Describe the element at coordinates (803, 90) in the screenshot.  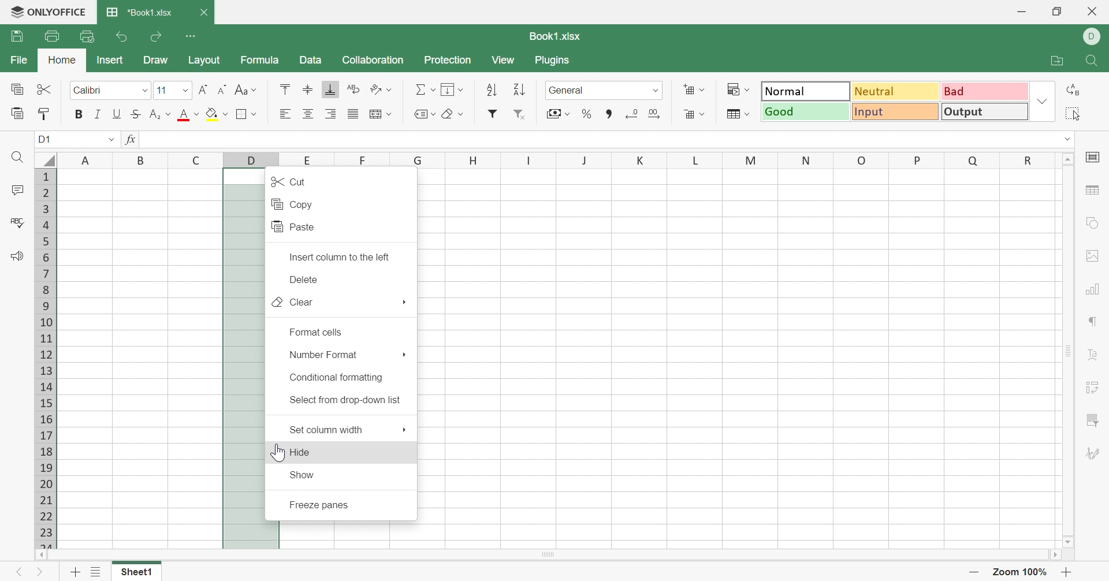
I see `Normal` at that location.